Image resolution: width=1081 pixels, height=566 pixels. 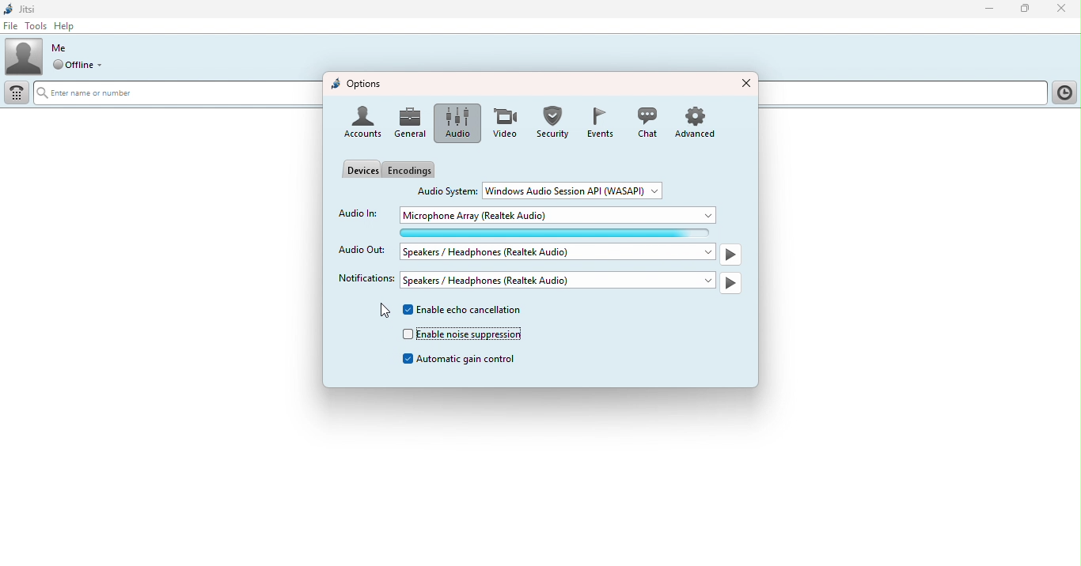 What do you see at coordinates (552, 122) in the screenshot?
I see `Security` at bounding box center [552, 122].